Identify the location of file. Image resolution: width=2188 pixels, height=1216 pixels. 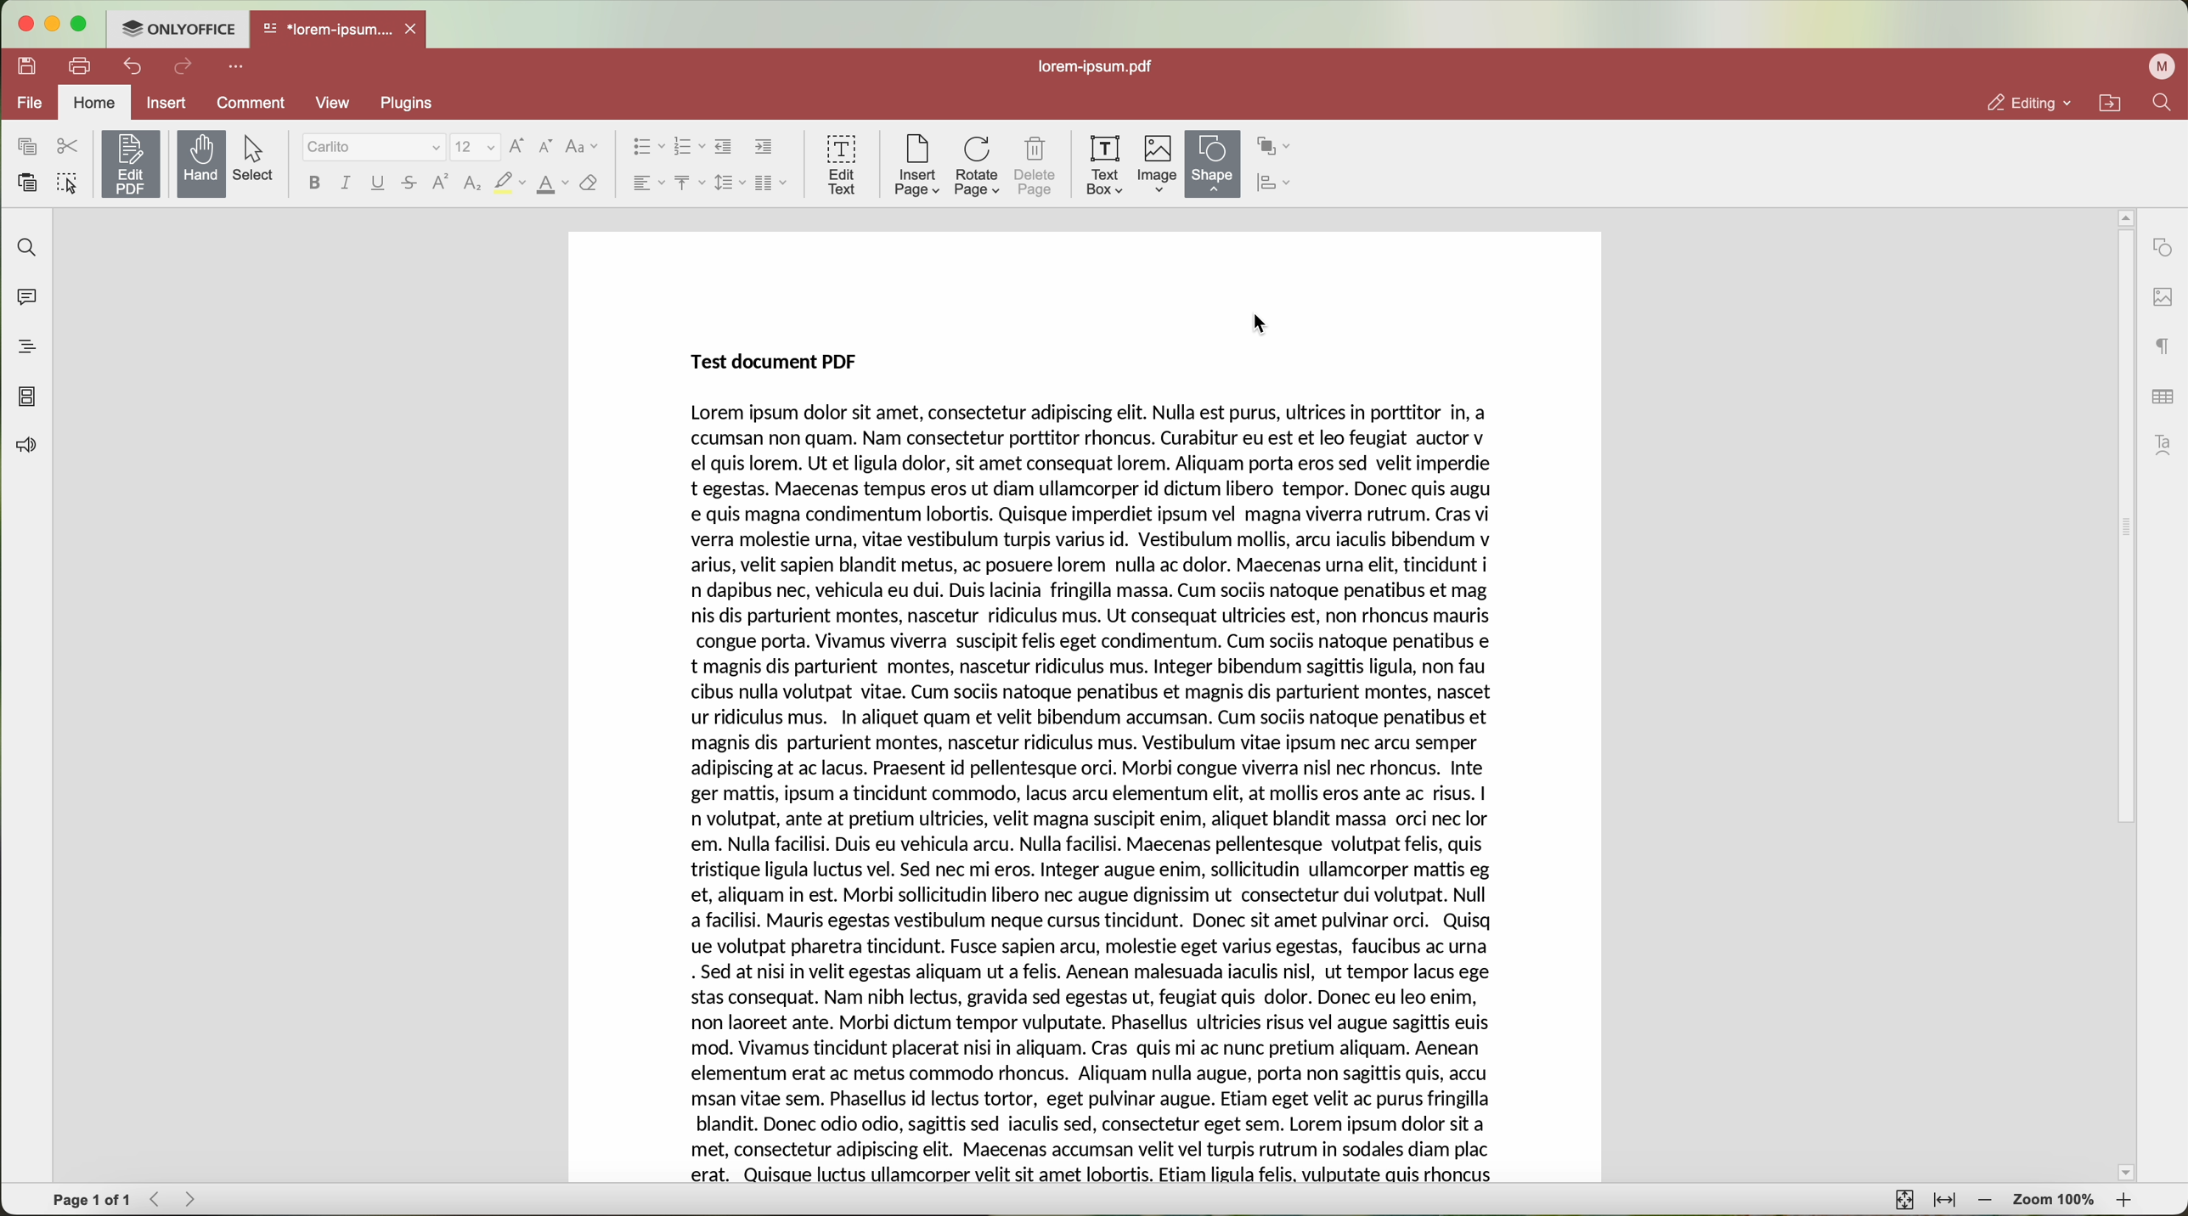
(29, 102).